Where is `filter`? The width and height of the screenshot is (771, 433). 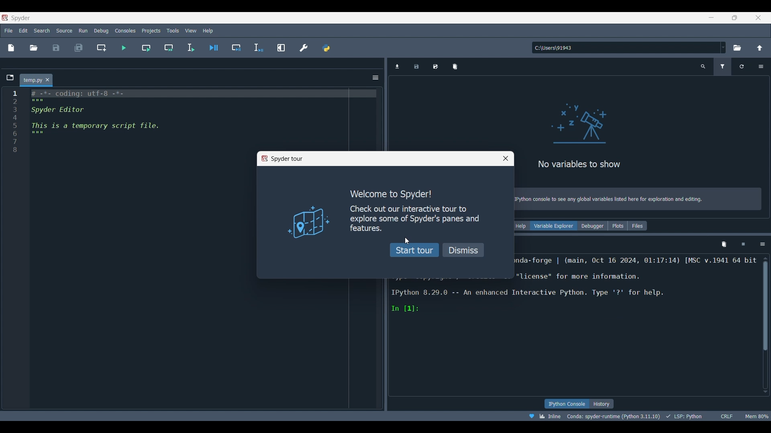
filter is located at coordinates (724, 67).